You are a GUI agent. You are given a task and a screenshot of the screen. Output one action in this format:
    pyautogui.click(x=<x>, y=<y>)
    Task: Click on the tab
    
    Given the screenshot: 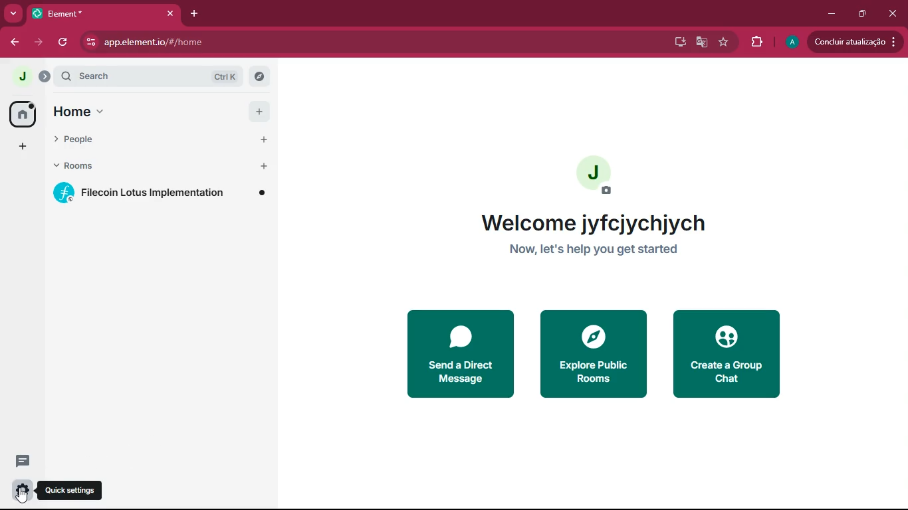 What is the action you would take?
    pyautogui.click(x=66, y=13)
    